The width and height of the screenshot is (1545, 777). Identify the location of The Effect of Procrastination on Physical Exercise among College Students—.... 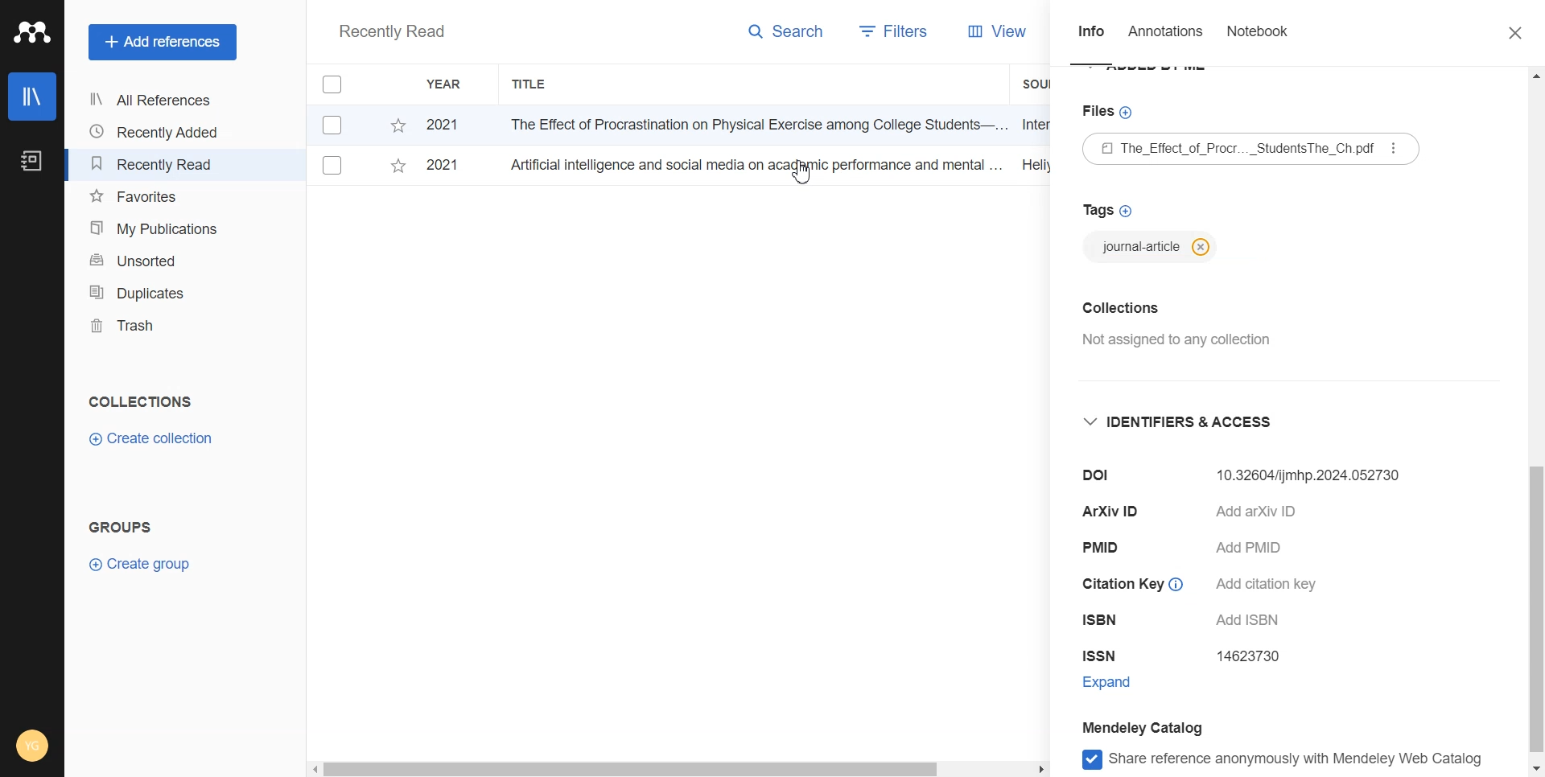
(752, 124).